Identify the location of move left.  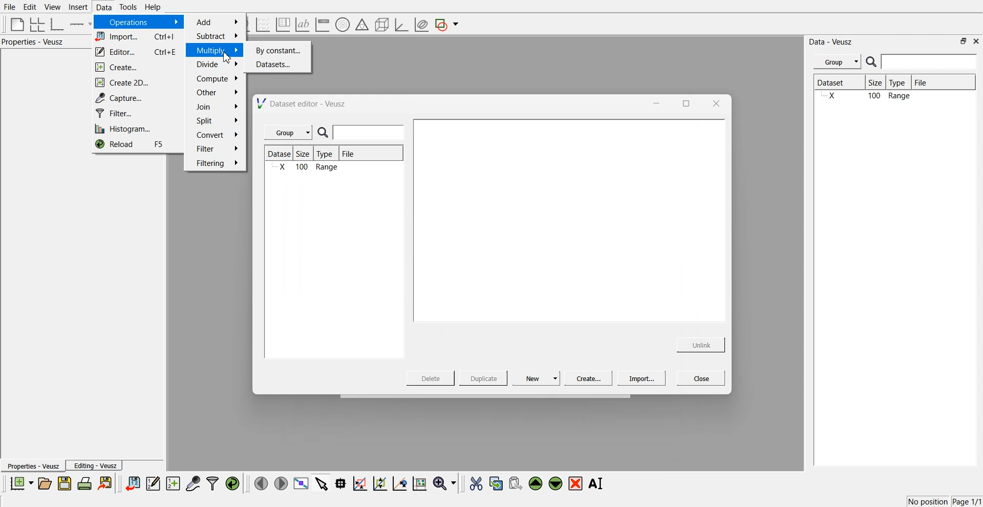
(261, 483).